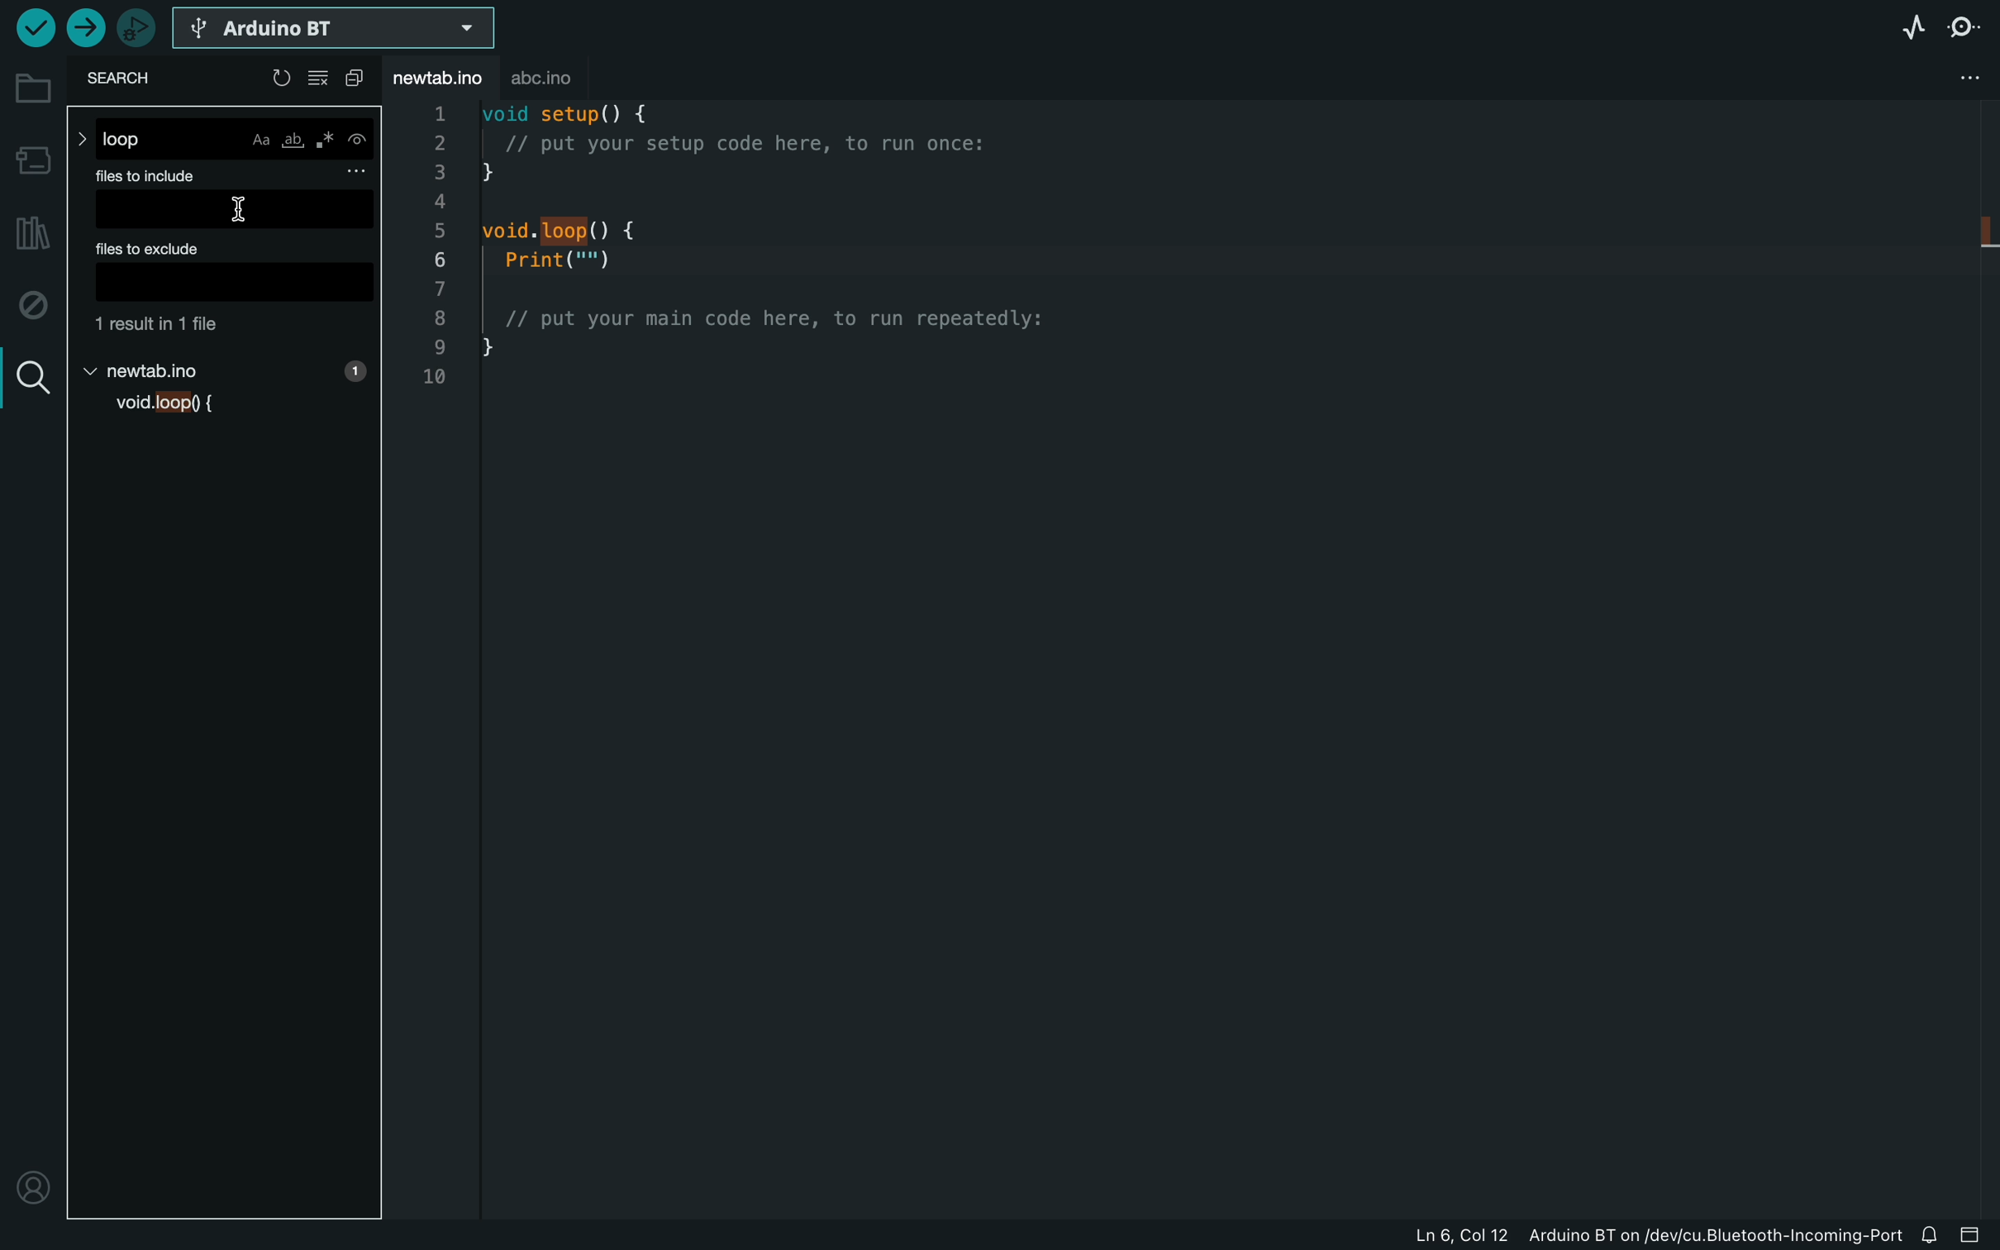 This screenshot has height=1250, width=2000. I want to click on loop, so click(224, 138).